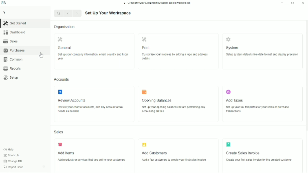 This screenshot has width=308, height=173. I want to click on ‘General, so click(66, 48).